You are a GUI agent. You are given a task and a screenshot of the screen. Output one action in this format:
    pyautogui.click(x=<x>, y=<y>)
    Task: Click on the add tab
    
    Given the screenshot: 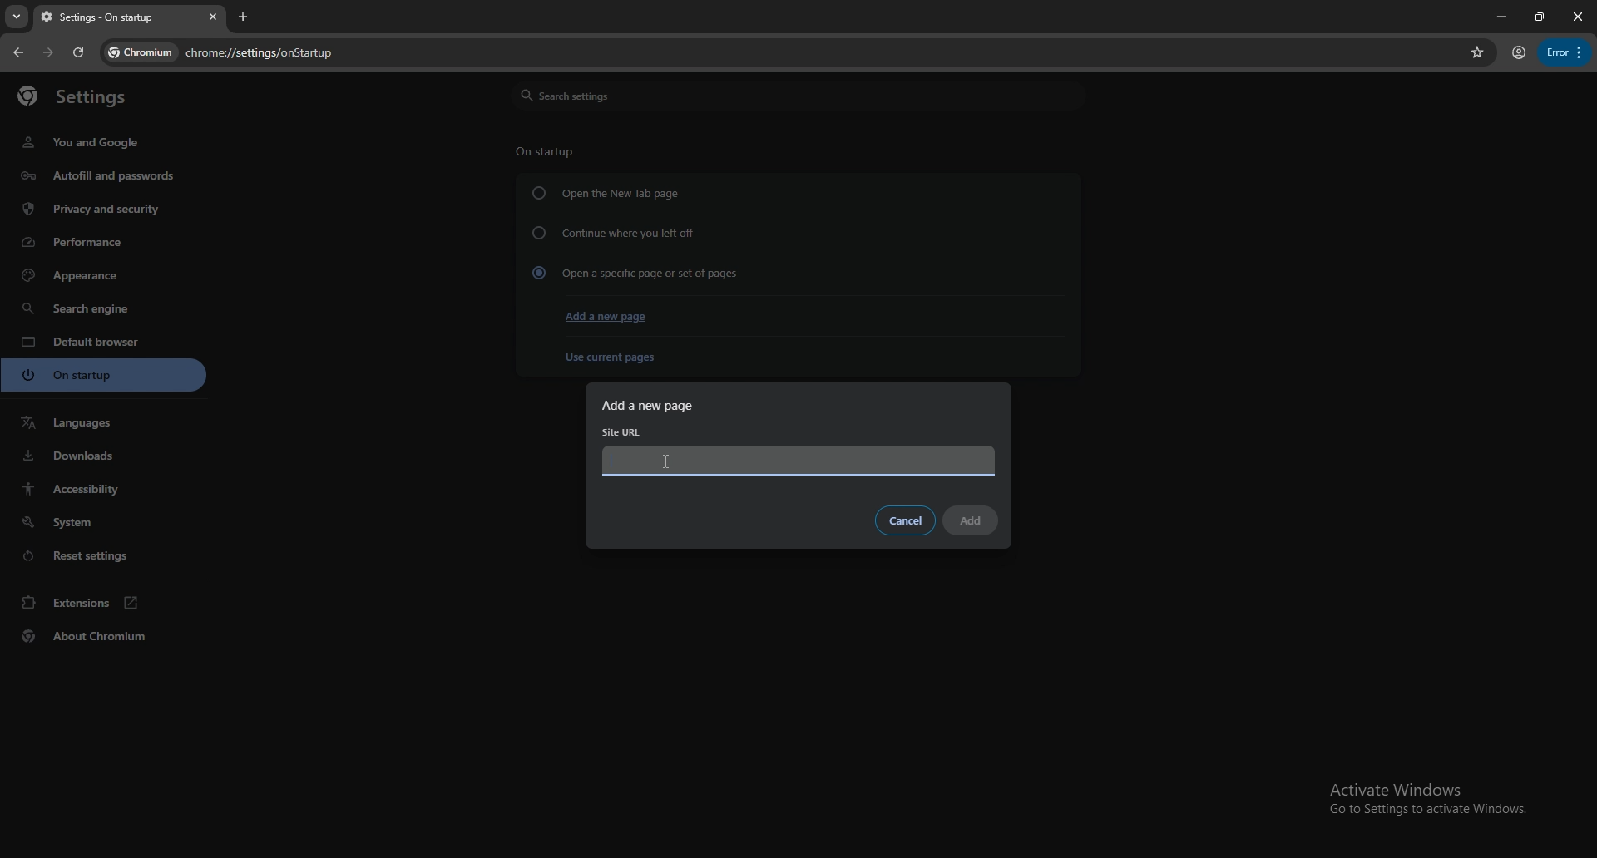 What is the action you would take?
    pyautogui.click(x=245, y=17)
    